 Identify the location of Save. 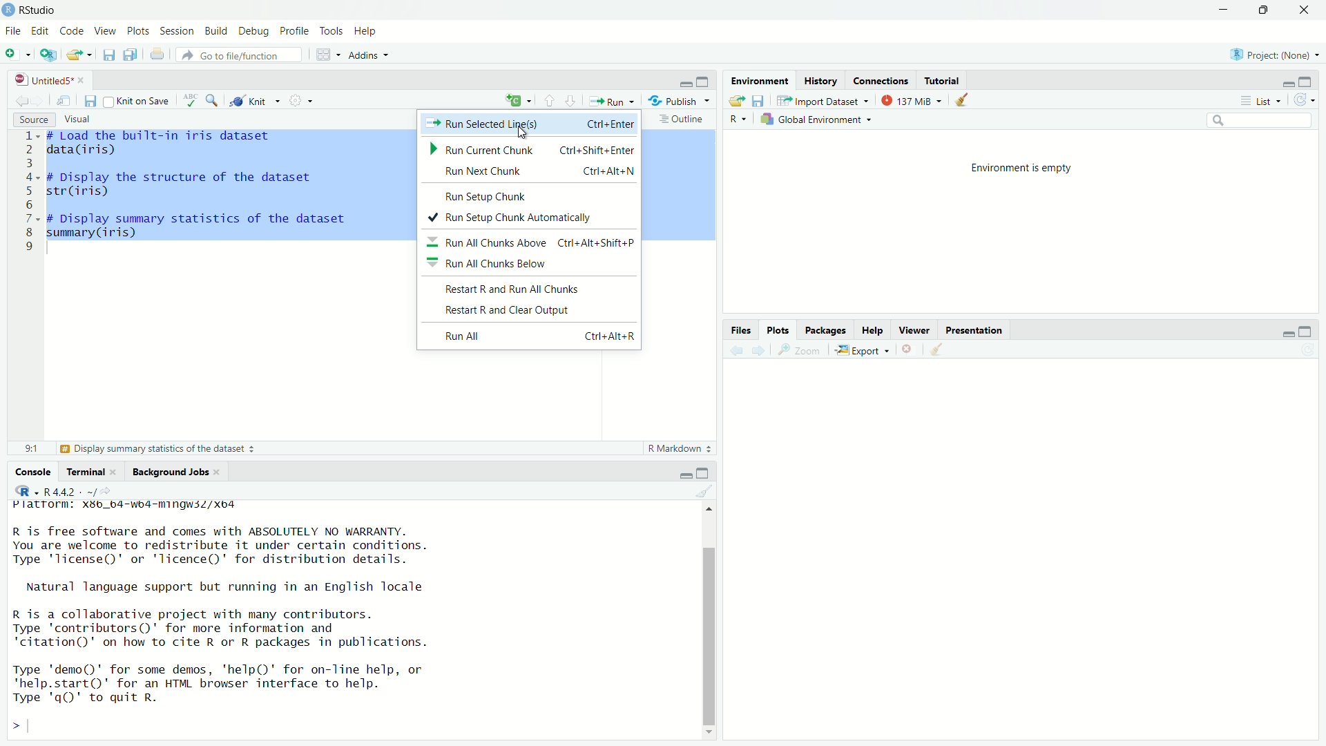
(89, 101).